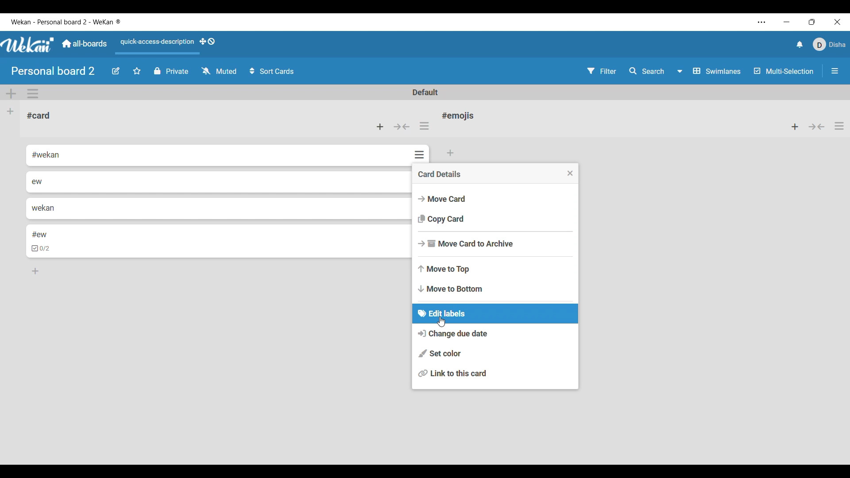 This screenshot has width=850, height=478. What do you see at coordinates (784, 71) in the screenshot?
I see `Toggle for multi-selection` at bounding box center [784, 71].